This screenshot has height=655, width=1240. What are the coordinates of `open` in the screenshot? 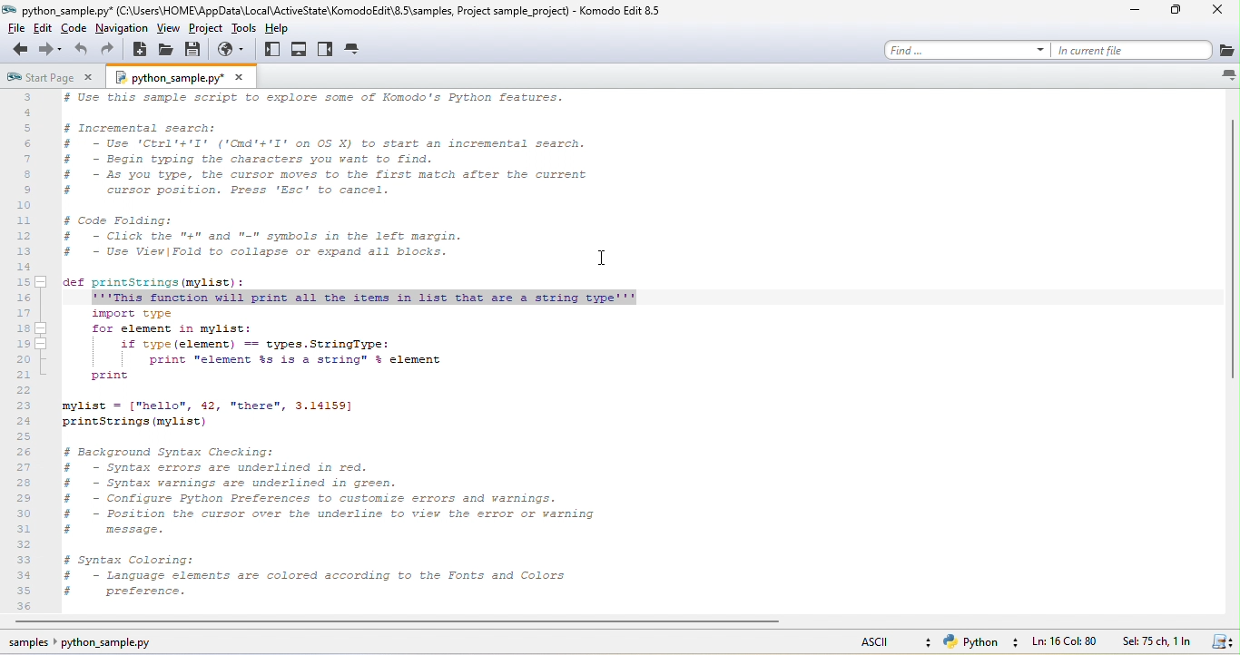 It's located at (167, 51).